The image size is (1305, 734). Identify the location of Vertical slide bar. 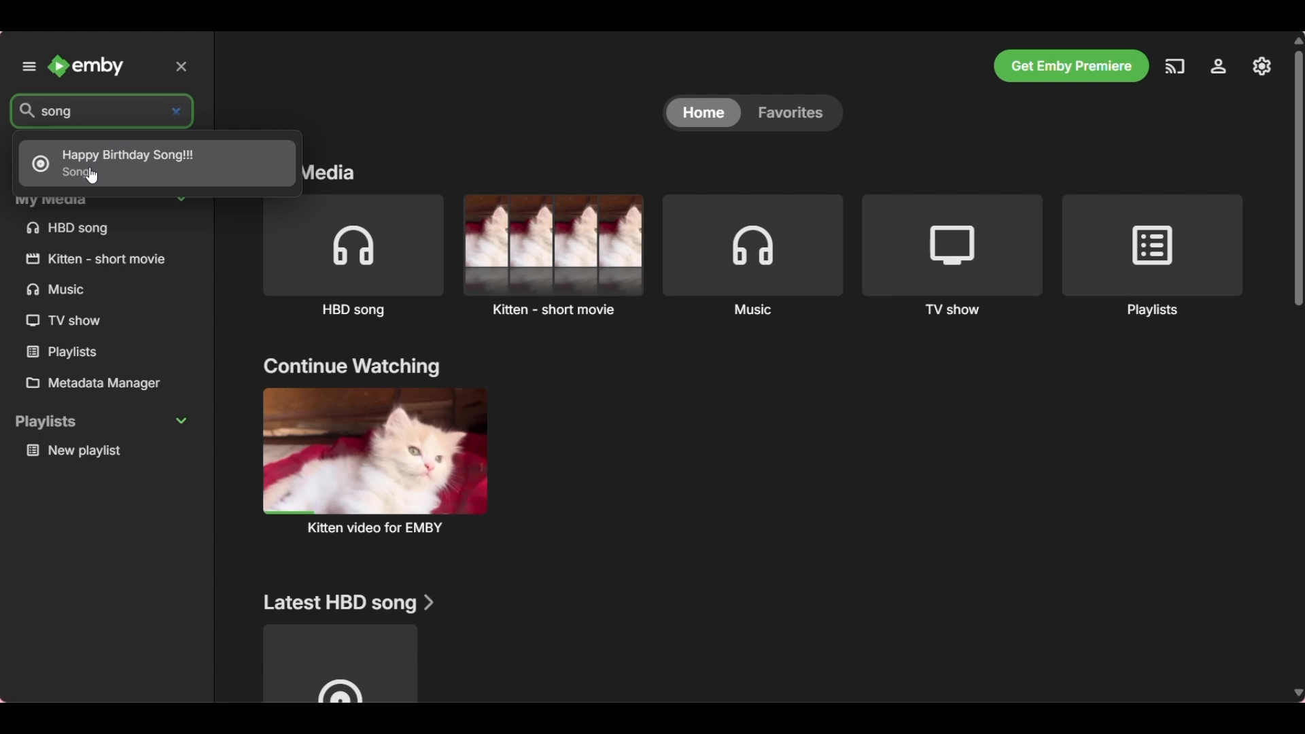
(1301, 366).